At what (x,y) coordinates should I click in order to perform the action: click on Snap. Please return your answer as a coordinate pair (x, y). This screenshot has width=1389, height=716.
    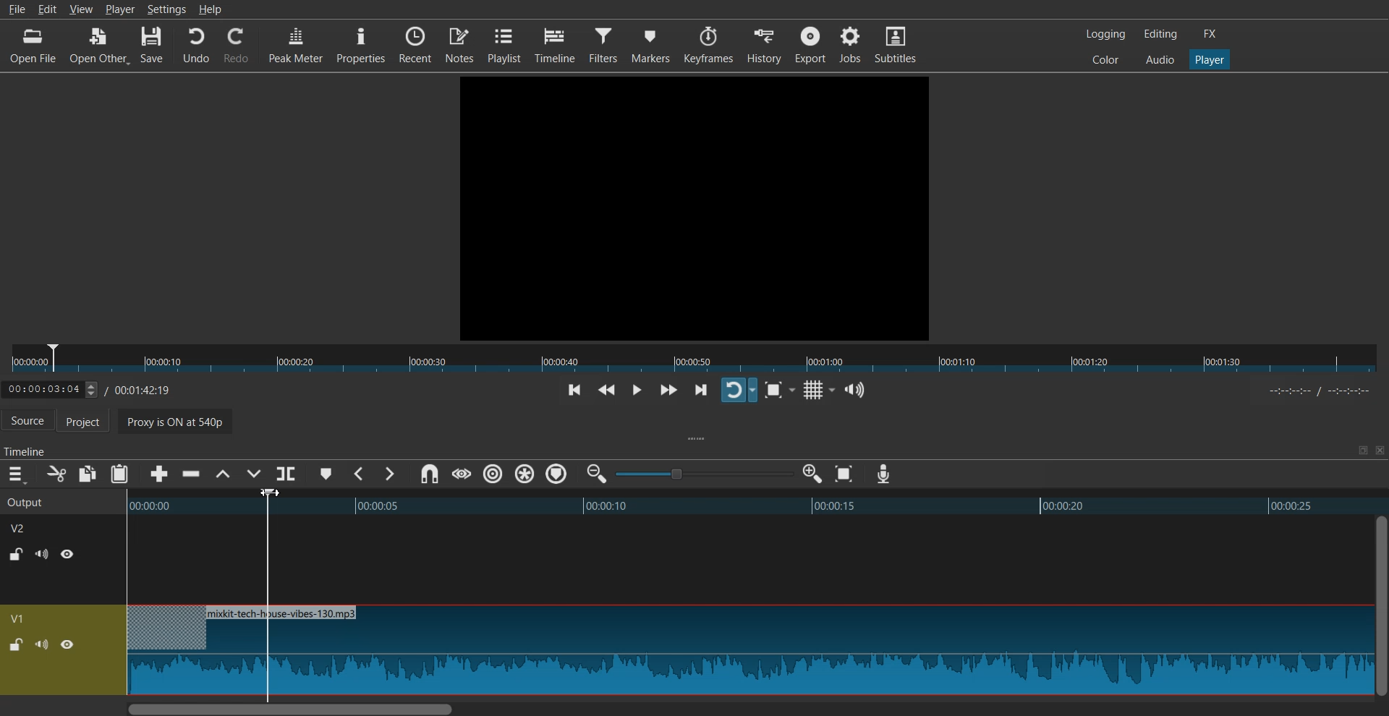
    Looking at the image, I should click on (429, 474).